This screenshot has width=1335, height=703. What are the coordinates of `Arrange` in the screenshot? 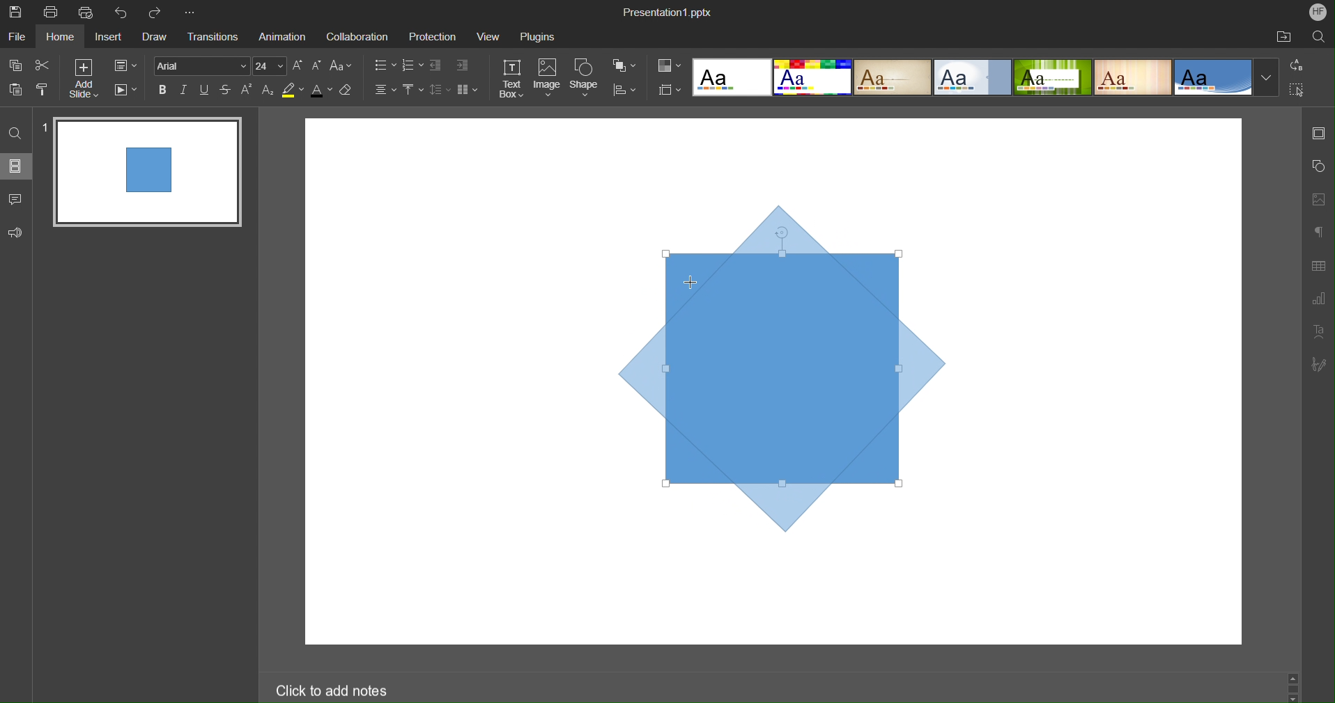 It's located at (626, 65).